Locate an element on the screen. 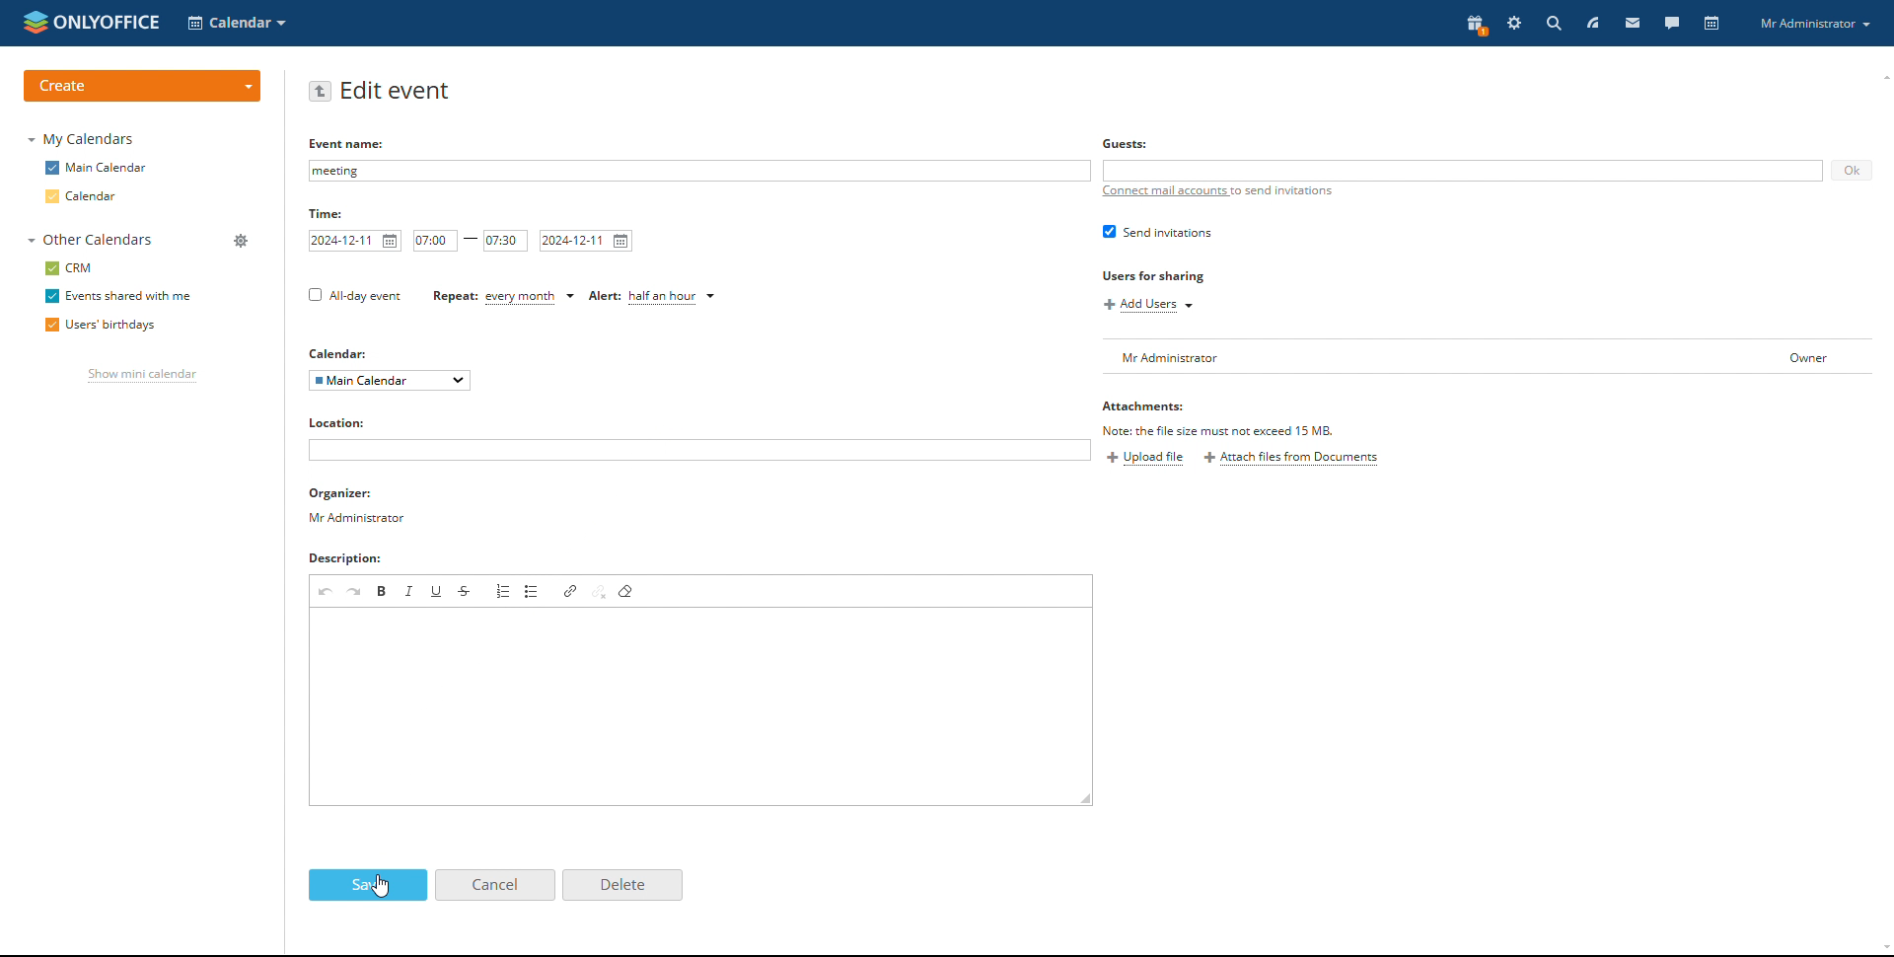  show mini calendar is located at coordinates (142, 377).